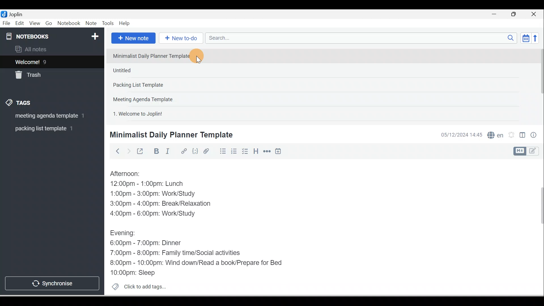 This screenshot has height=306, width=544. I want to click on Numbered list, so click(234, 151).